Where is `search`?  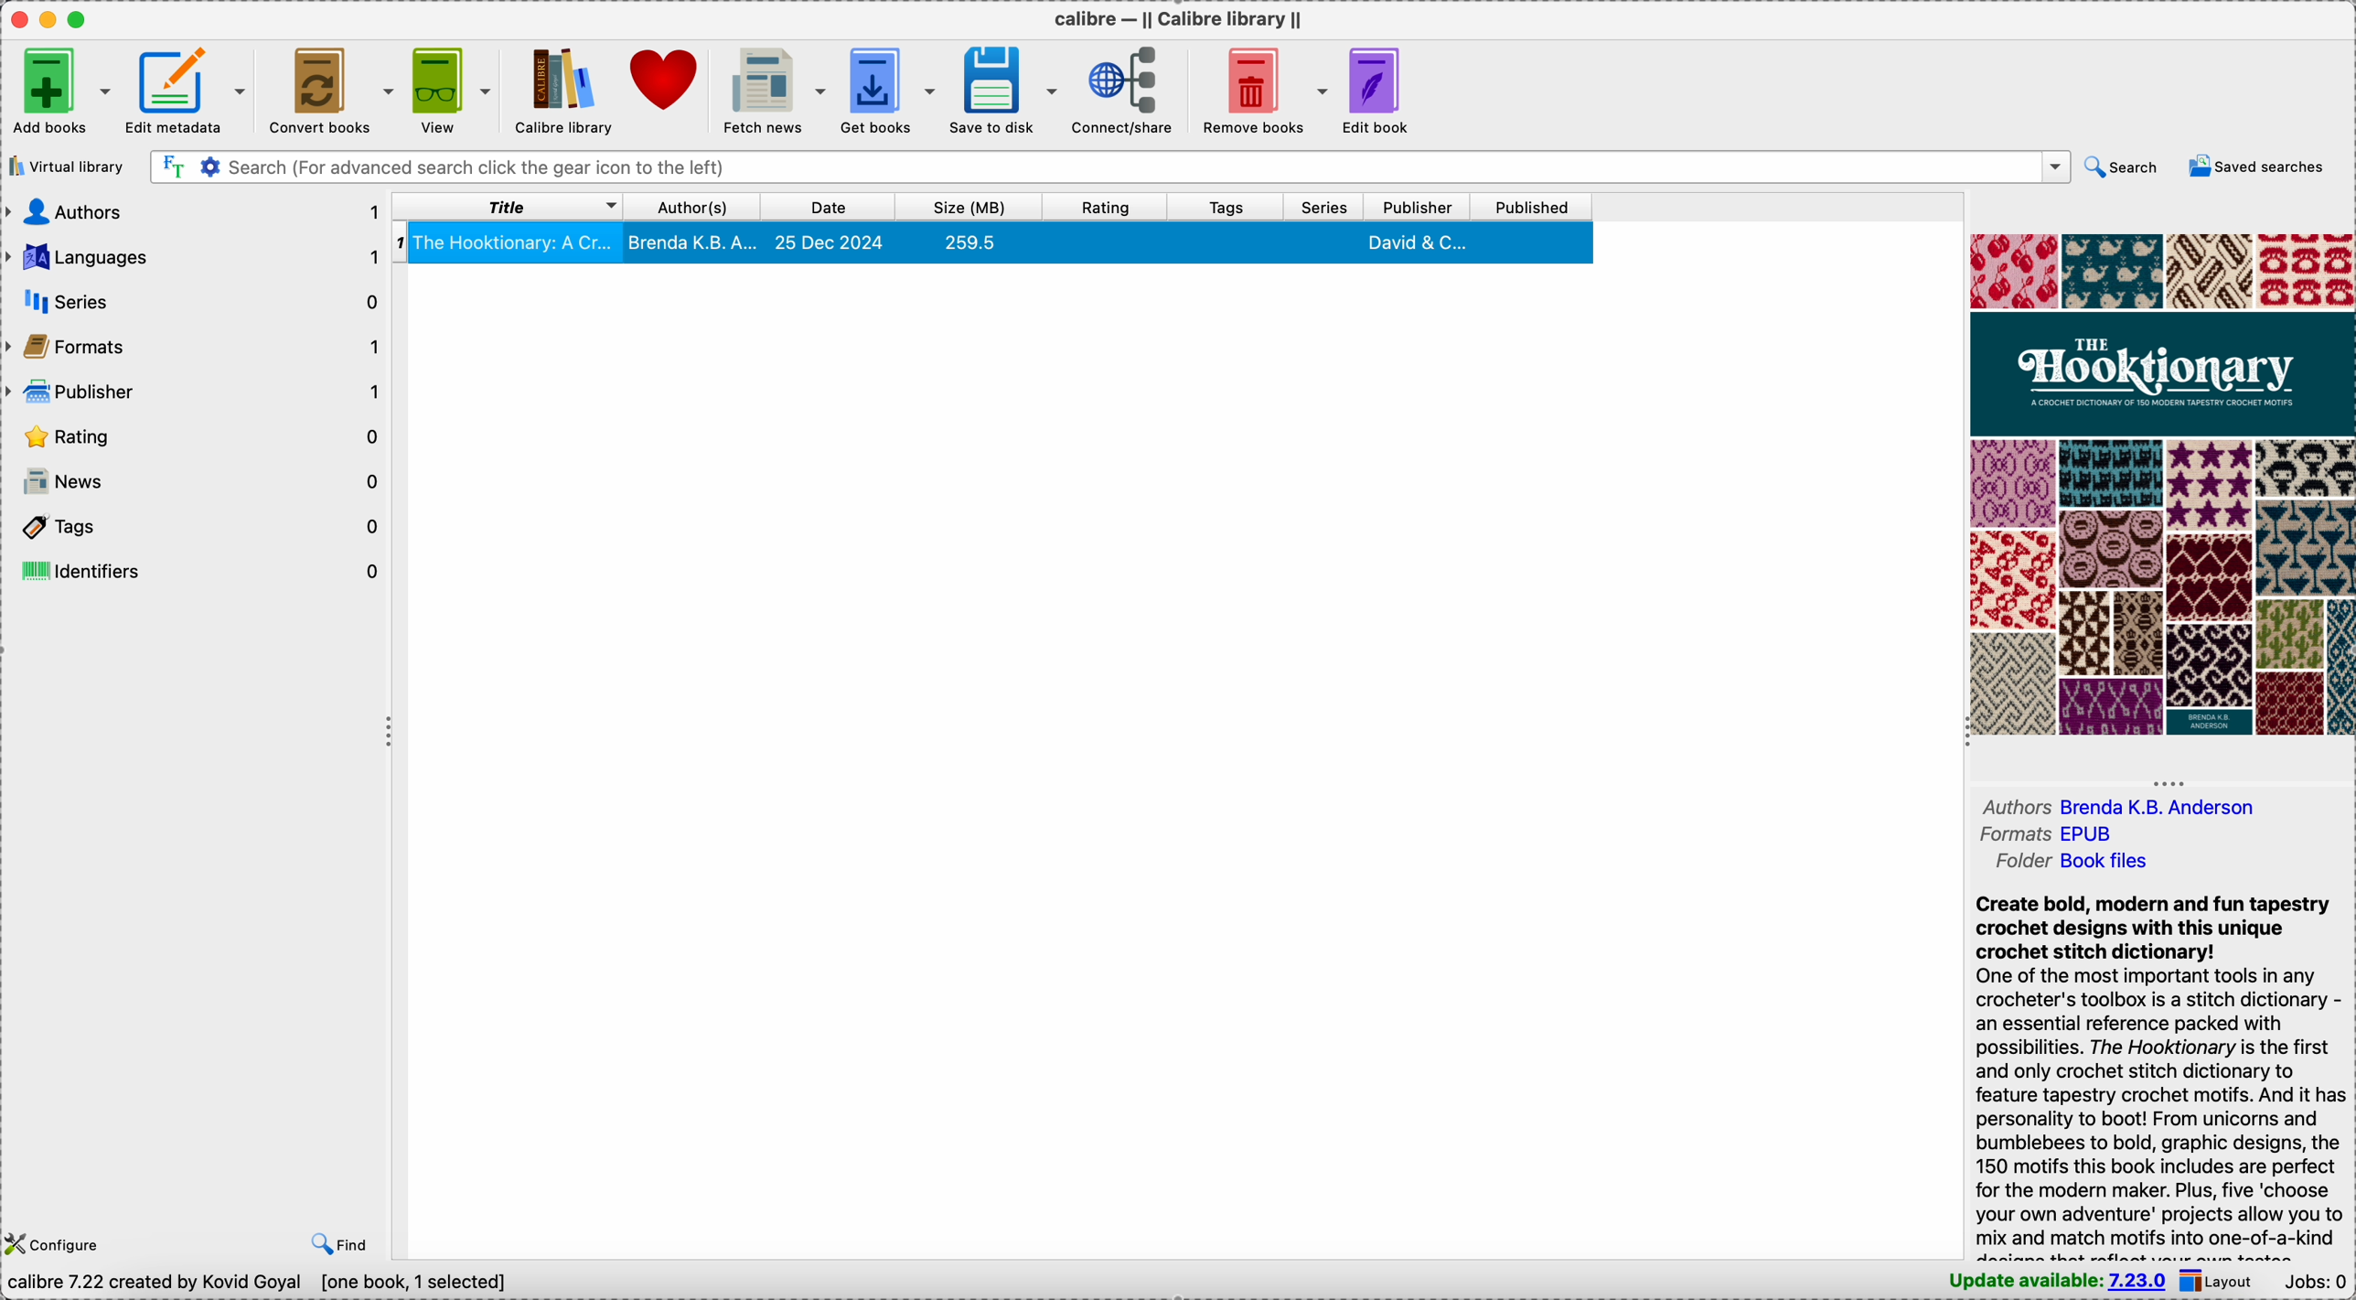
search is located at coordinates (2125, 165).